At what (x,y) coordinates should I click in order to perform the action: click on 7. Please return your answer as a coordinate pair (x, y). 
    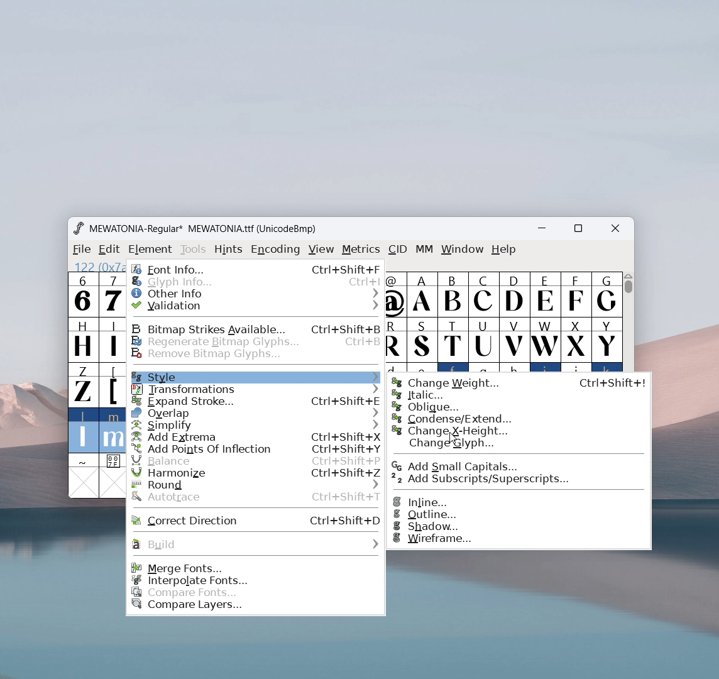
    Looking at the image, I should click on (112, 294).